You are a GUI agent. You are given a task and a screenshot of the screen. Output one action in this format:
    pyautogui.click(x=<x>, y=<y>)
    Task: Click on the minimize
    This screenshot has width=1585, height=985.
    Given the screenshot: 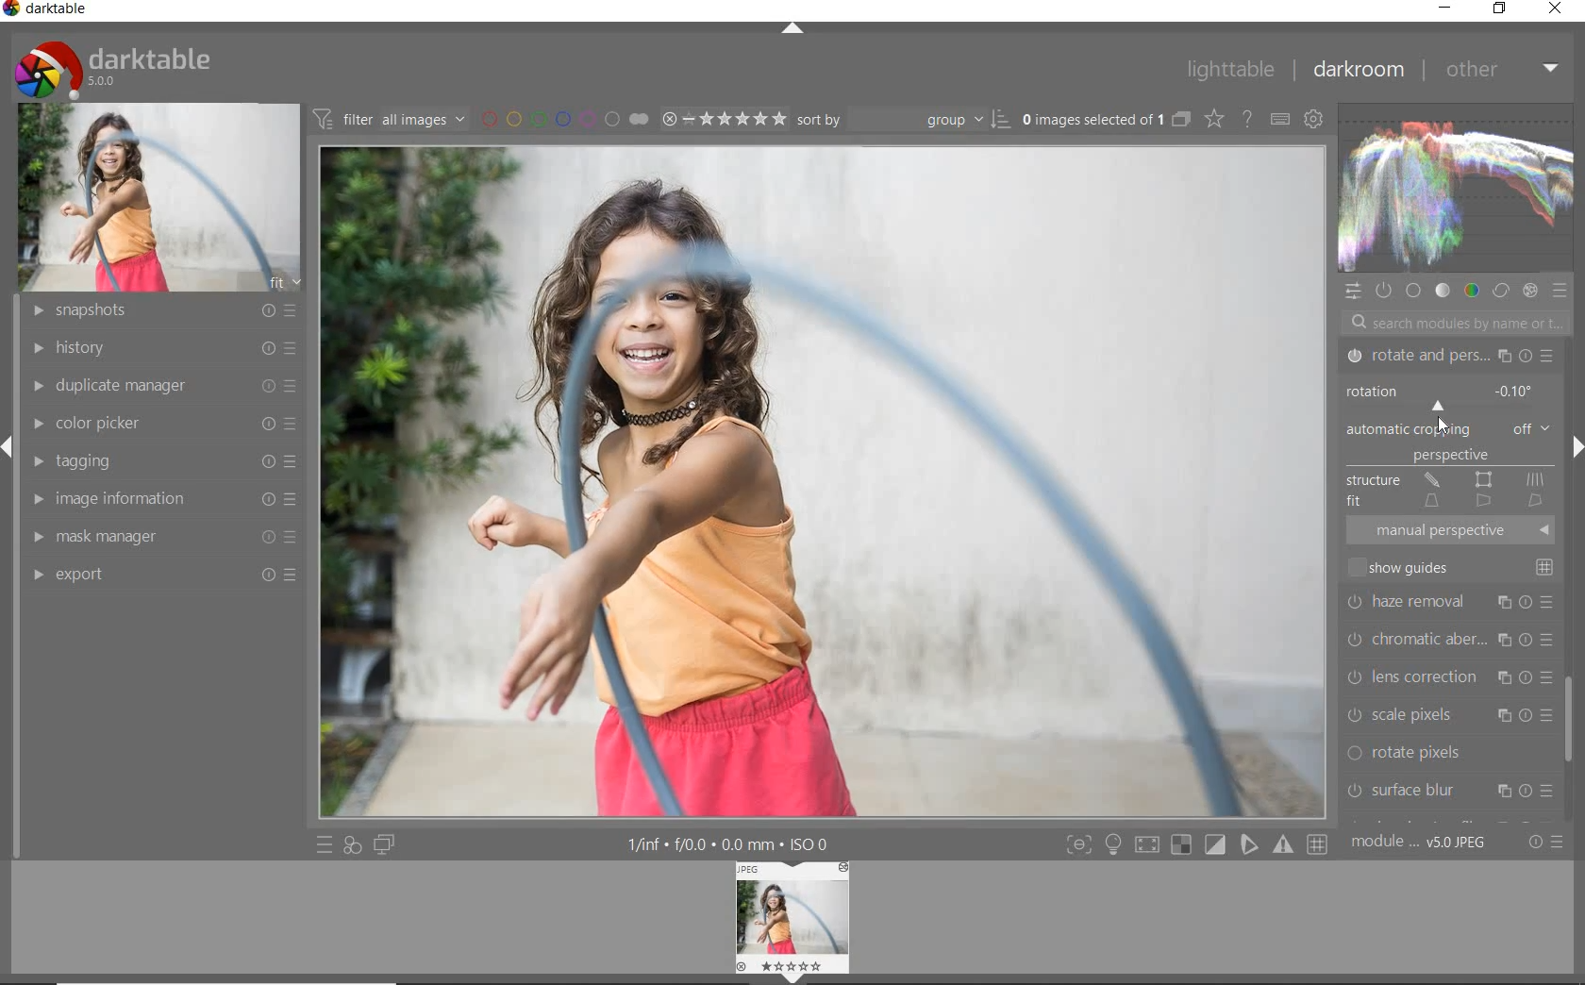 What is the action you would take?
    pyautogui.click(x=1443, y=8)
    